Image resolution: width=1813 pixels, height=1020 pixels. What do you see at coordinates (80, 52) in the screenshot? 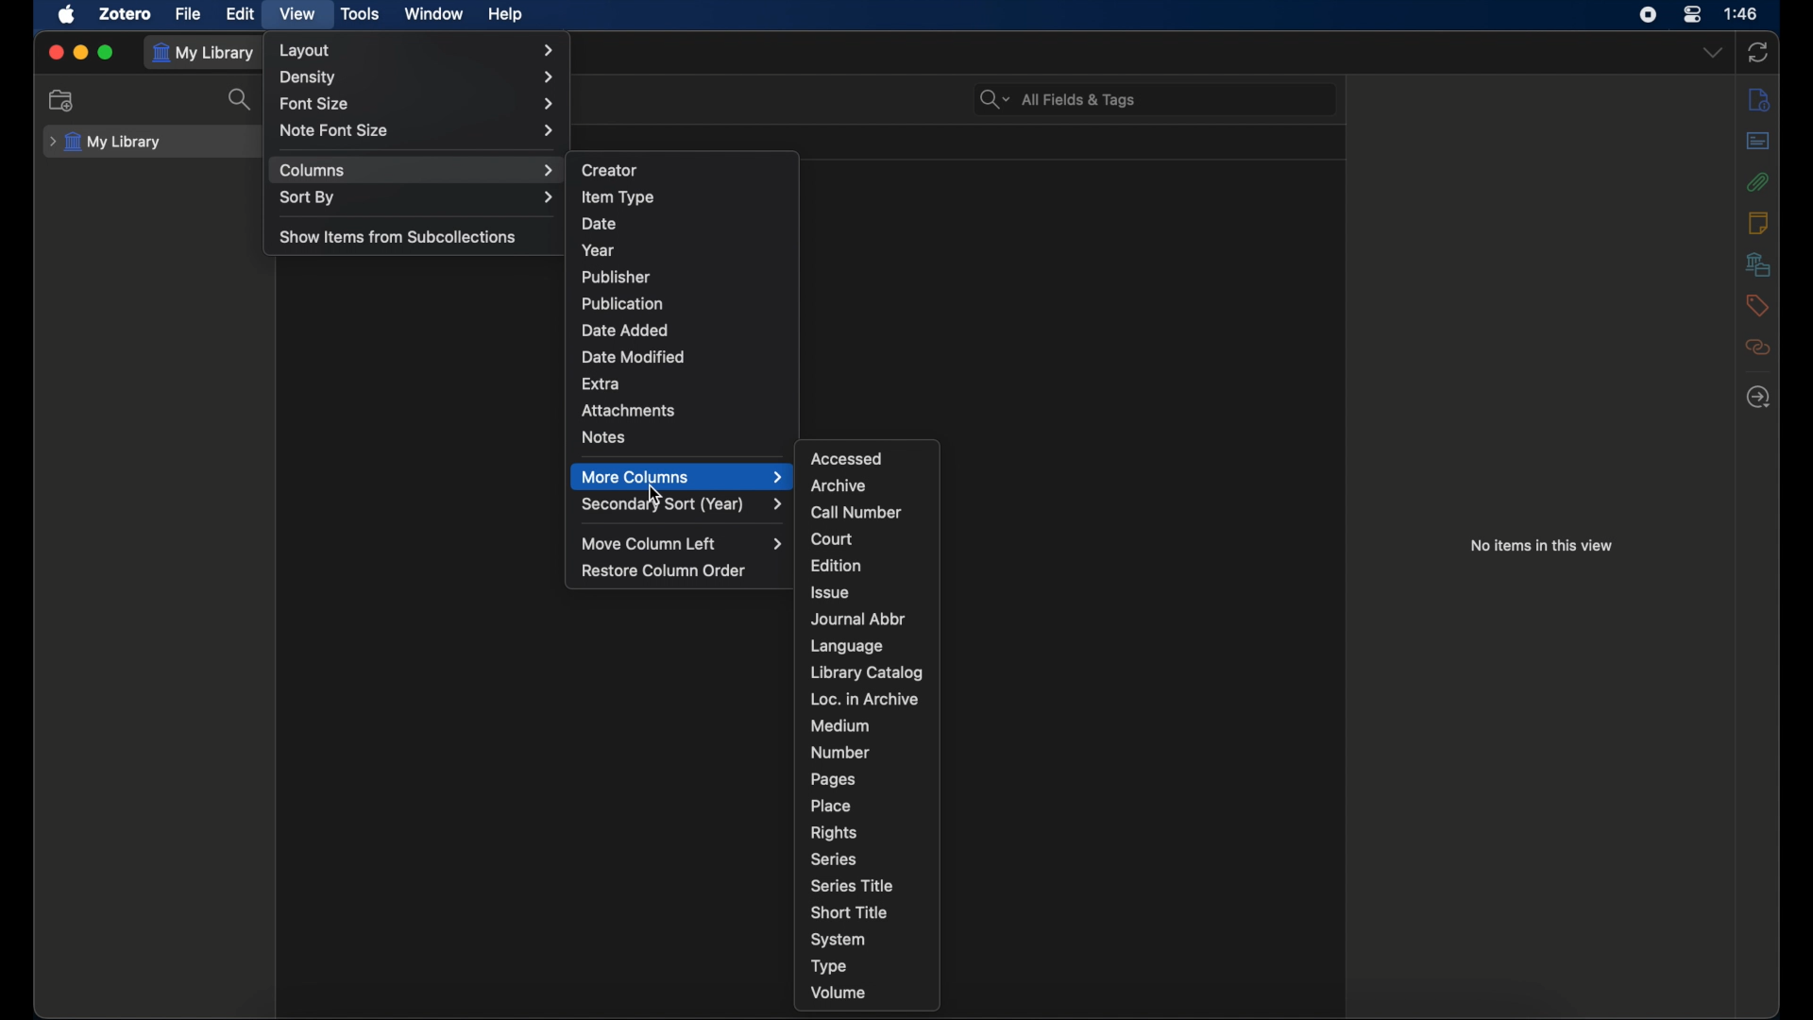
I see `minimize` at bounding box center [80, 52].